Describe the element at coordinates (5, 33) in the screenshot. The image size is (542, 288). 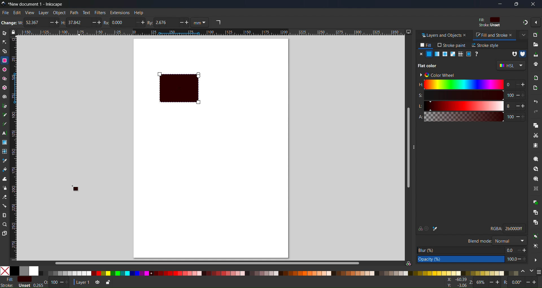
I see `Selector tool` at that location.